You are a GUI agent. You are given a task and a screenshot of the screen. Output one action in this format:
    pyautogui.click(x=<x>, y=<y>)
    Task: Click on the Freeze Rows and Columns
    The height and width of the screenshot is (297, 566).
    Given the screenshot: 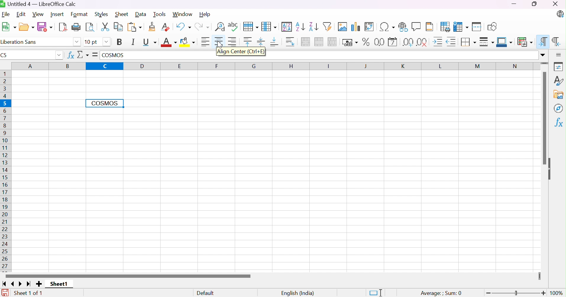 What is the action you would take?
    pyautogui.click(x=462, y=27)
    